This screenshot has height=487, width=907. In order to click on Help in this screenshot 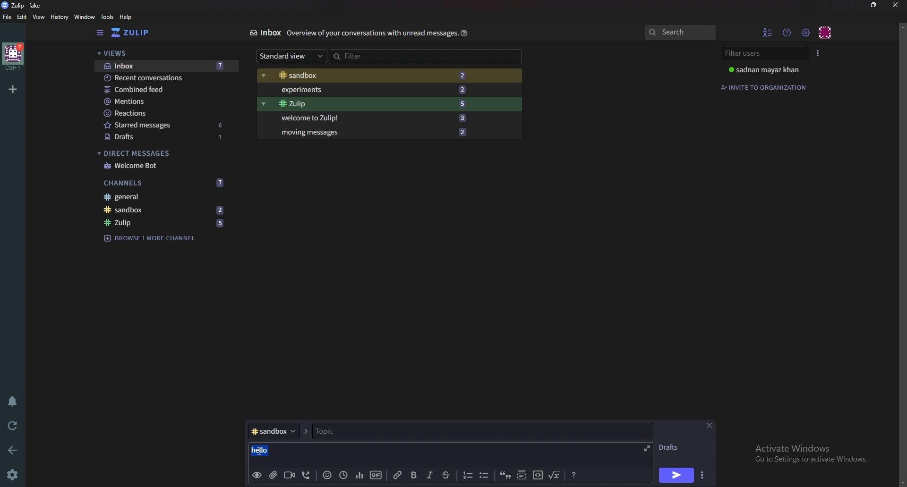, I will do `click(465, 33)`.